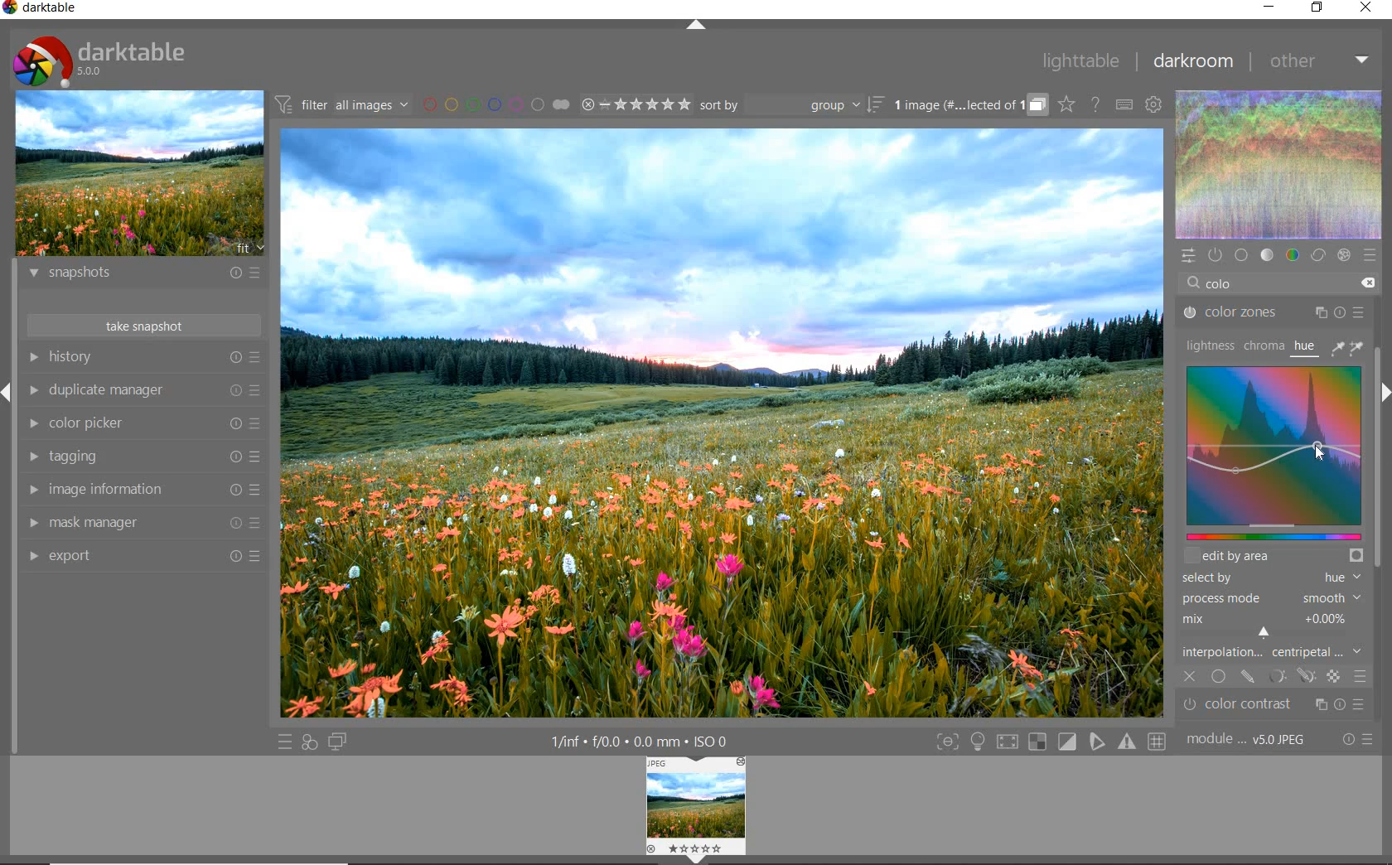 Image resolution: width=1392 pixels, height=865 pixels. Describe the element at coordinates (143, 423) in the screenshot. I see `color picker` at that location.